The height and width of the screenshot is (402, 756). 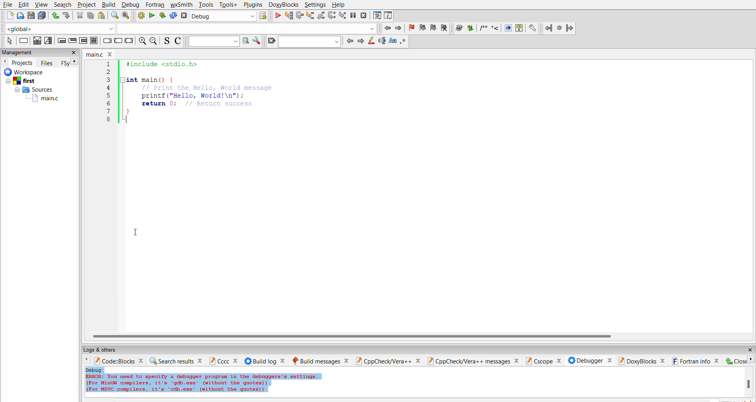 I want to click on code completion compiler, so click(x=189, y=28).